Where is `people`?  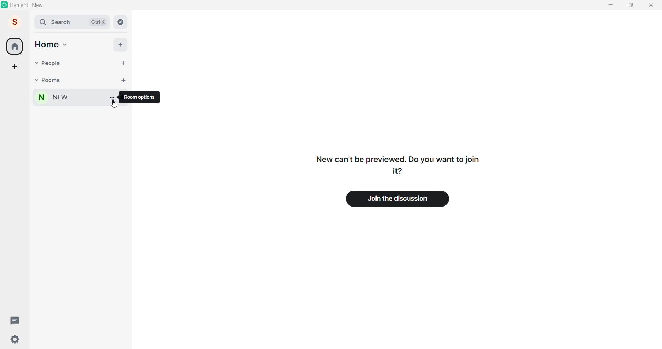 people is located at coordinates (46, 63).